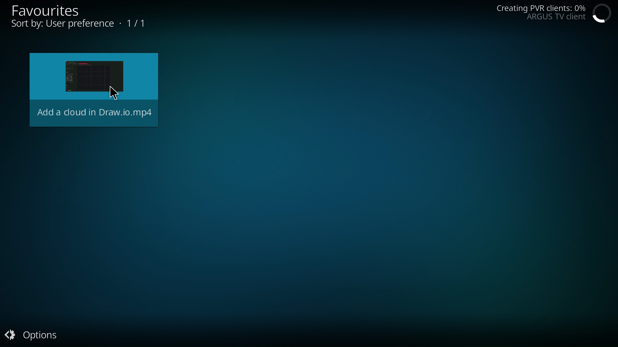  Describe the element at coordinates (81, 24) in the screenshot. I see `Sort by: User preference - 1/1` at that location.